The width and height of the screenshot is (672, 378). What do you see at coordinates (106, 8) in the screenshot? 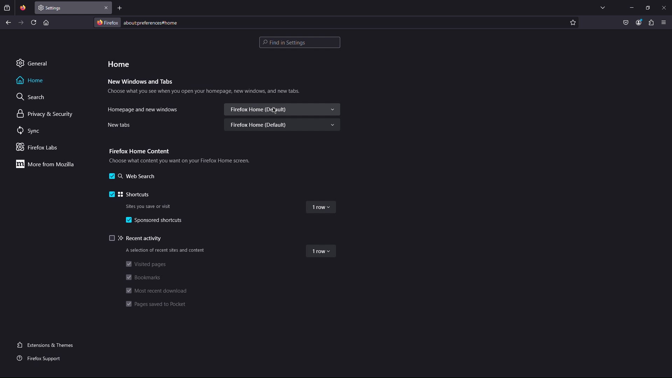
I see `Close` at bounding box center [106, 8].